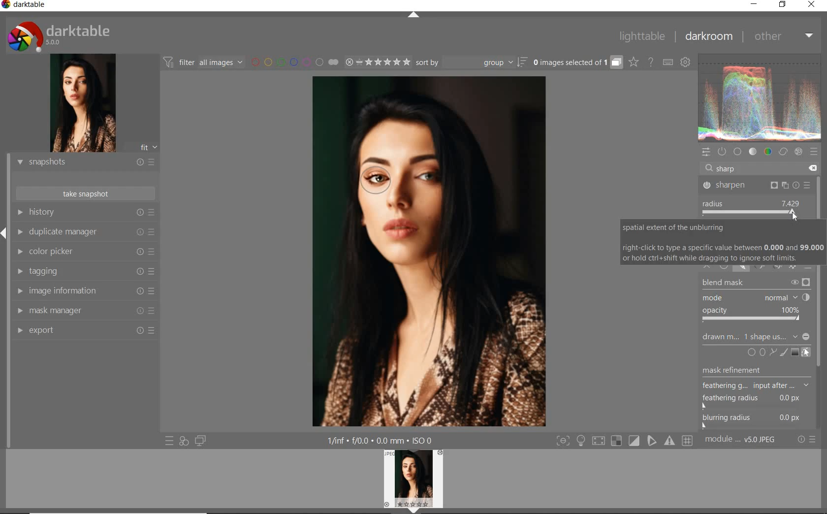 The width and height of the screenshot is (827, 514). I want to click on enable online help, so click(651, 63).